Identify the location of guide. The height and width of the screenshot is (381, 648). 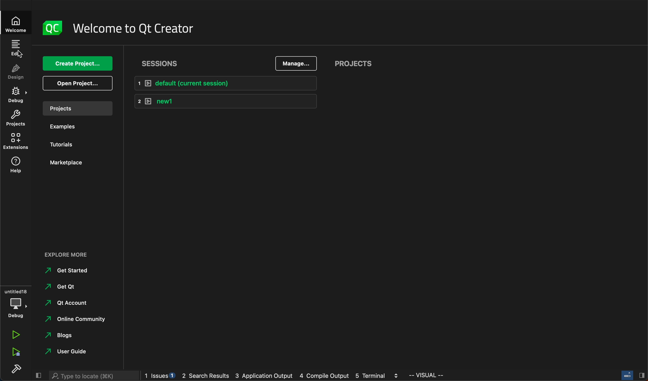
(68, 352).